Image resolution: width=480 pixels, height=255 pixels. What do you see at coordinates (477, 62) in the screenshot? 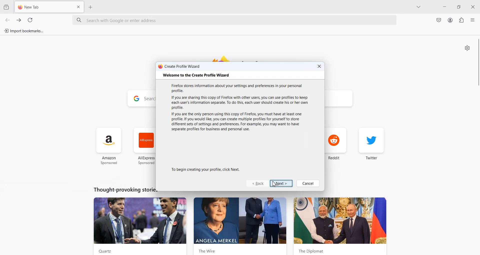
I see `vertical scrollbar` at bounding box center [477, 62].